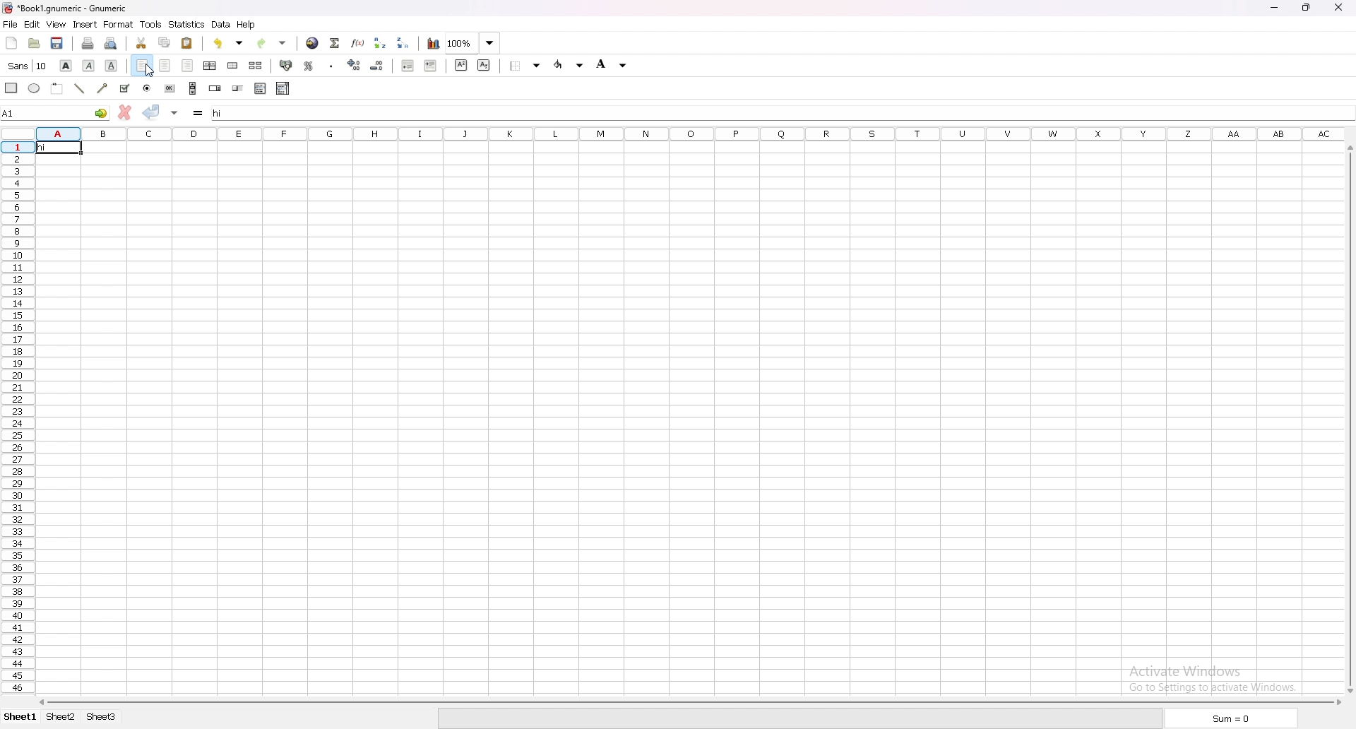  I want to click on close, so click(1338, 7).